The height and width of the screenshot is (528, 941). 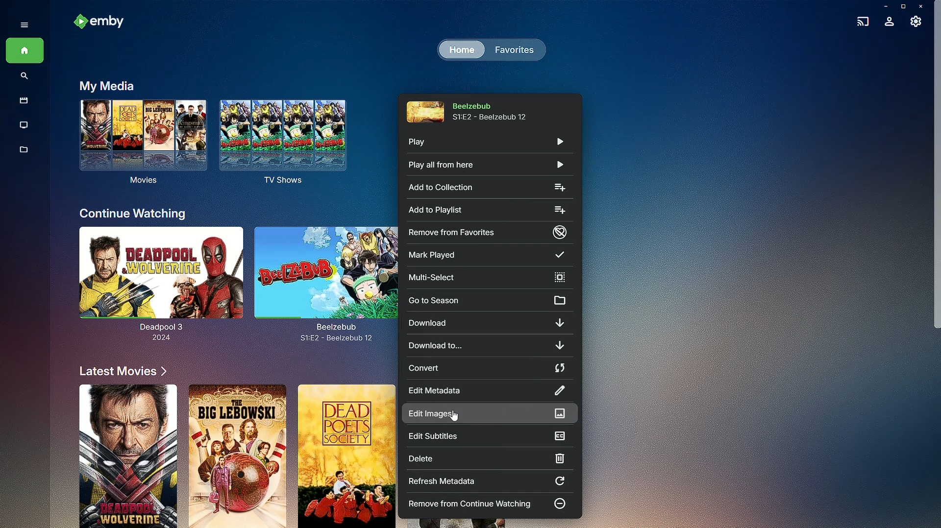 What do you see at coordinates (489, 391) in the screenshot?
I see `Edit metadata` at bounding box center [489, 391].